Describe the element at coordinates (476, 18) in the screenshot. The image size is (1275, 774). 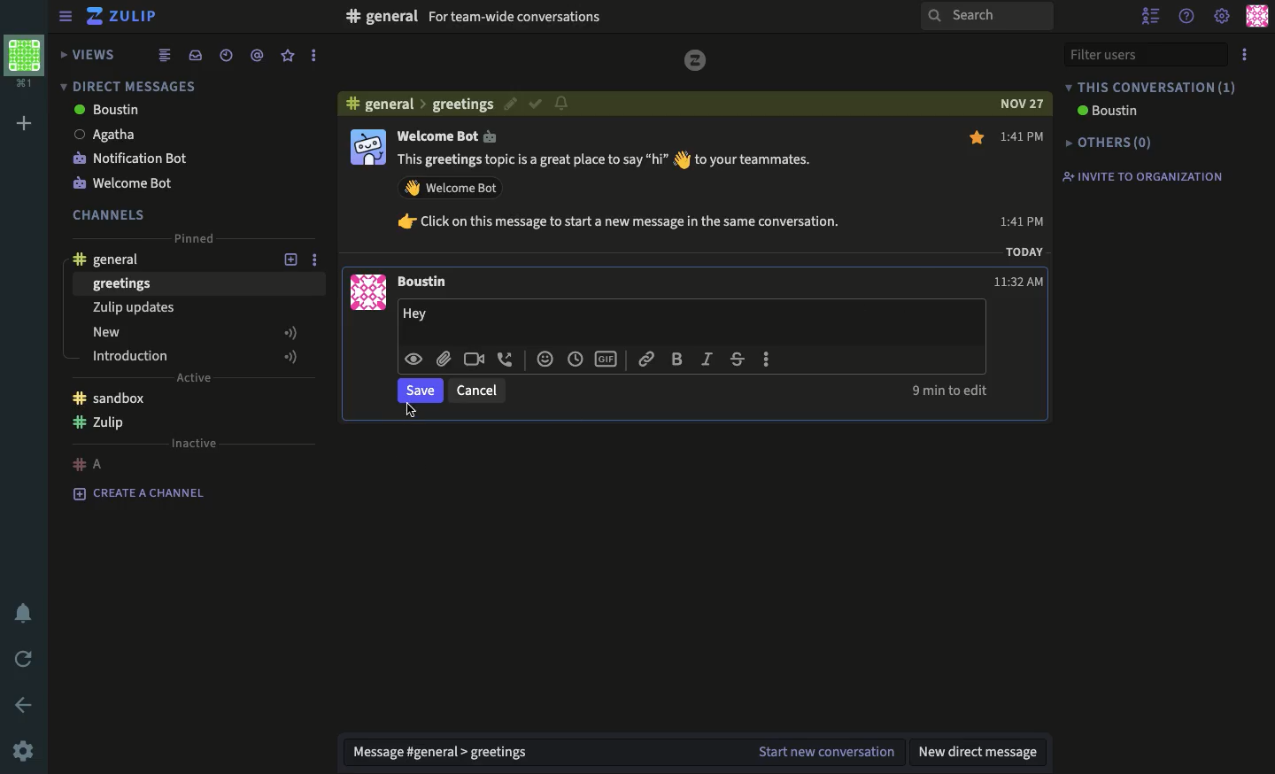
I see `general For team-wide conversations` at that location.